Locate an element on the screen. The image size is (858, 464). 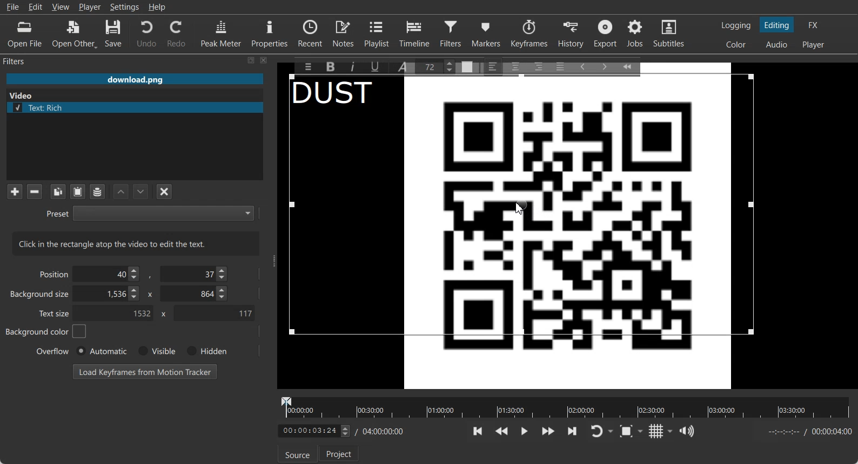
Menu is located at coordinates (305, 66).